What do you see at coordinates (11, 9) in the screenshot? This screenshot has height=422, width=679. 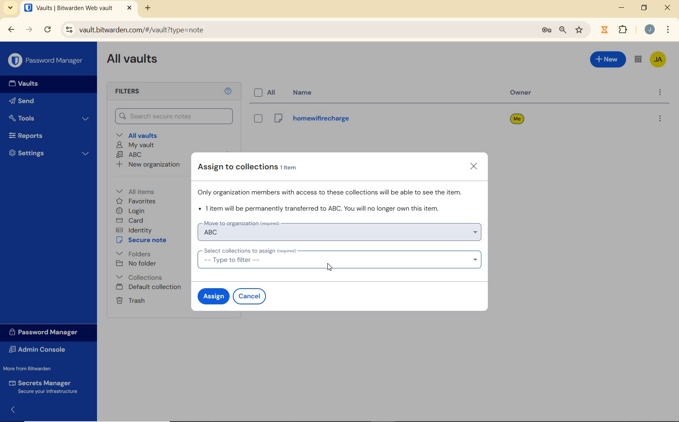 I see `search tabs` at bounding box center [11, 9].